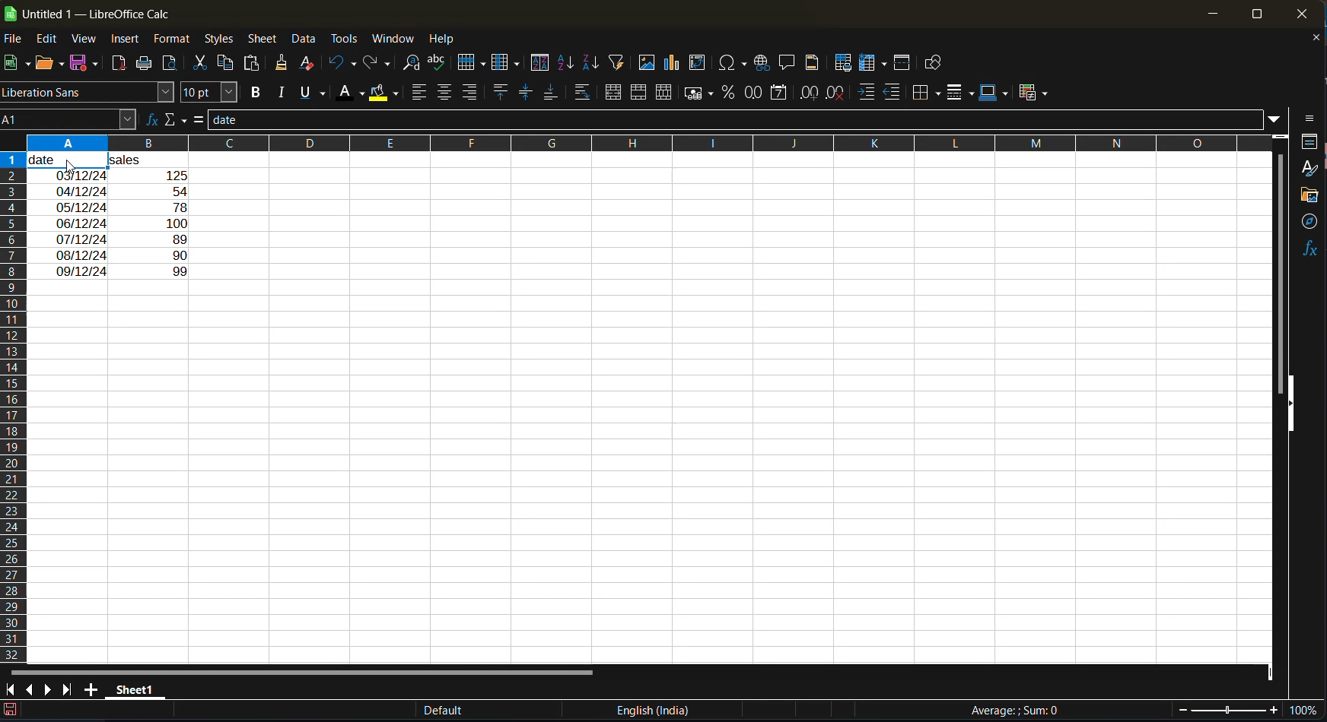 This screenshot has width=1327, height=722. I want to click on delete decimal place, so click(838, 95).